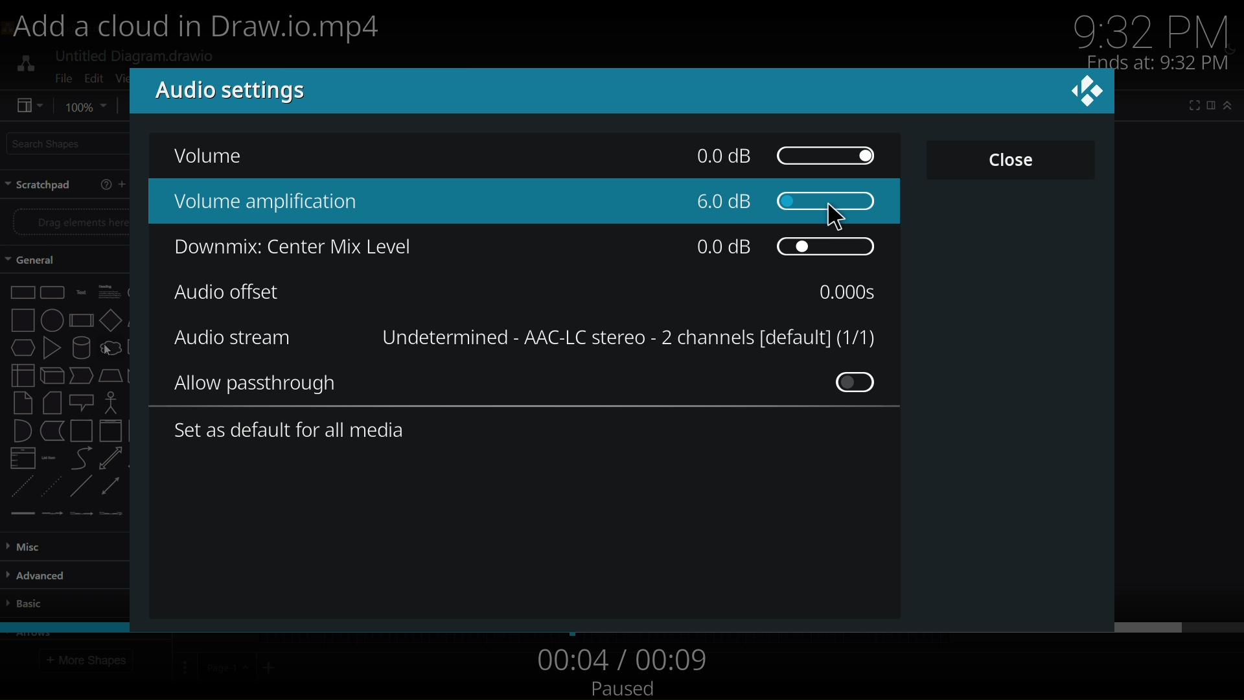  Describe the element at coordinates (217, 91) in the screenshot. I see `audio setting` at that location.